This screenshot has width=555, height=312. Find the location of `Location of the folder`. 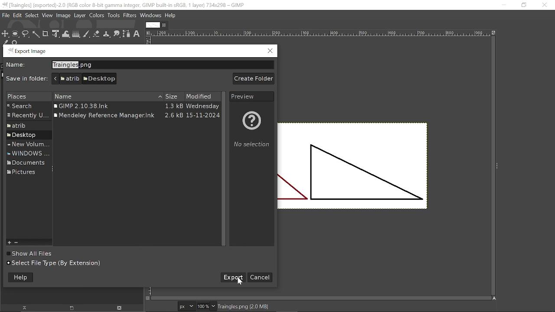

Location of the folder is located at coordinates (84, 78).